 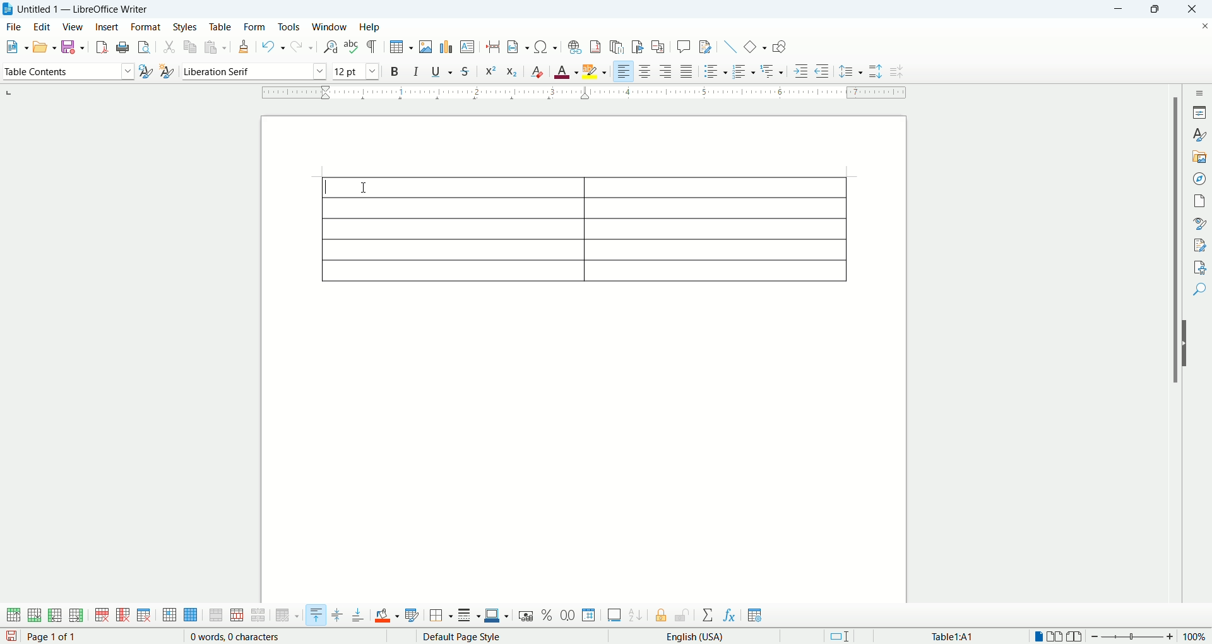 What do you see at coordinates (520, 46) in the screenshot?
I see `insert field` at bounding box center [520, 46].